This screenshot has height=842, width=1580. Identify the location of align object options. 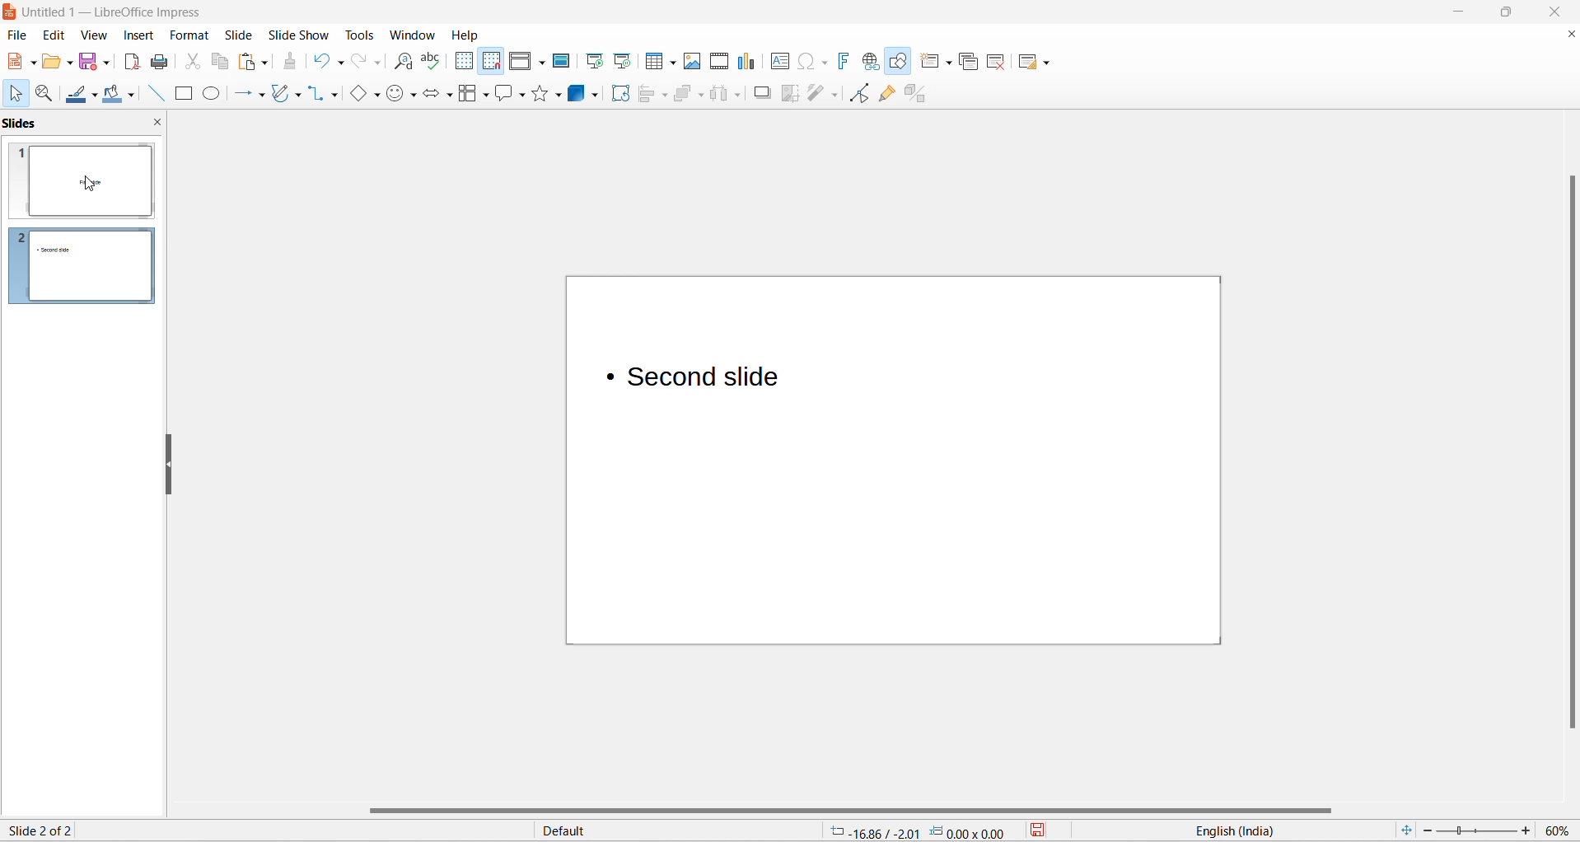
(644, 95).